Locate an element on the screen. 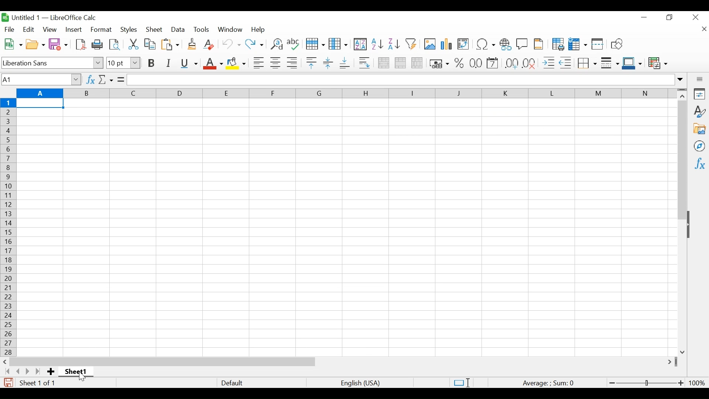 This screenshot has width=709, height=399. Name Box is located at coordinates (41, 79).